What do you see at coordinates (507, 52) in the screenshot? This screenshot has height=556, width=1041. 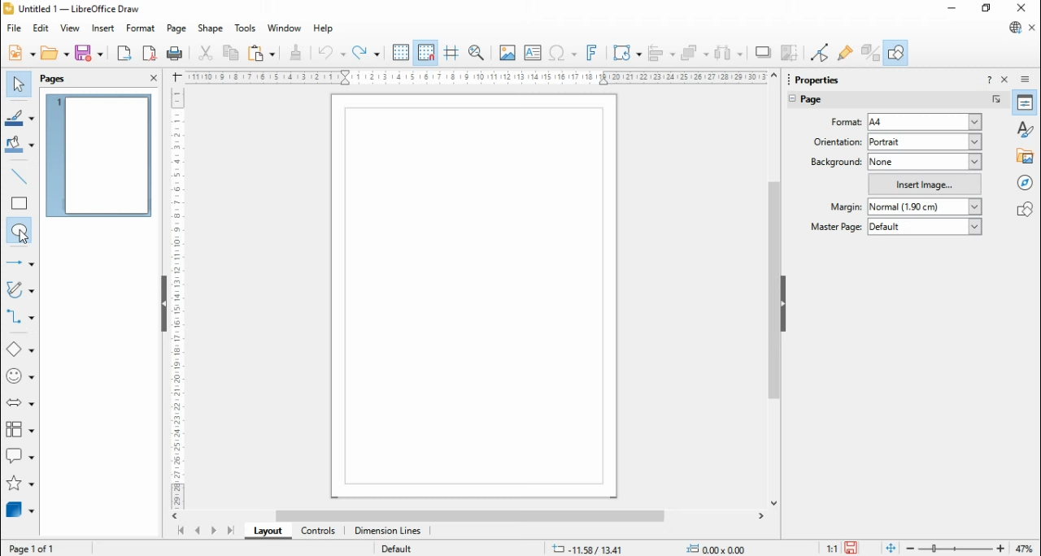 I see `insert image` at bounding box center [507, 52].